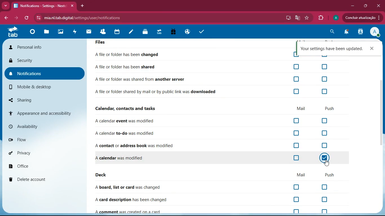 The height and width of the screenshot is (216, 385). I want to click on mail, so click(300, 109).